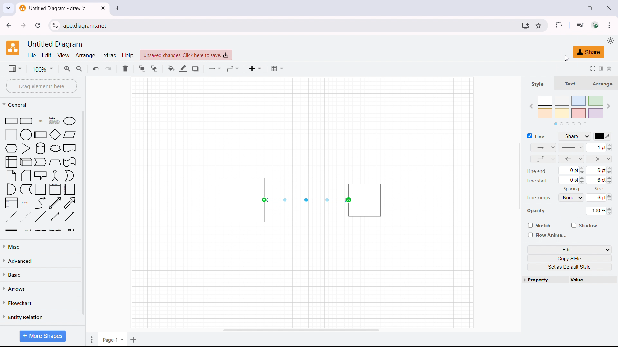  What do you see at coordinates (572, 8) in the screenshot?
I see `minimize` at bounding box center [572, 8].